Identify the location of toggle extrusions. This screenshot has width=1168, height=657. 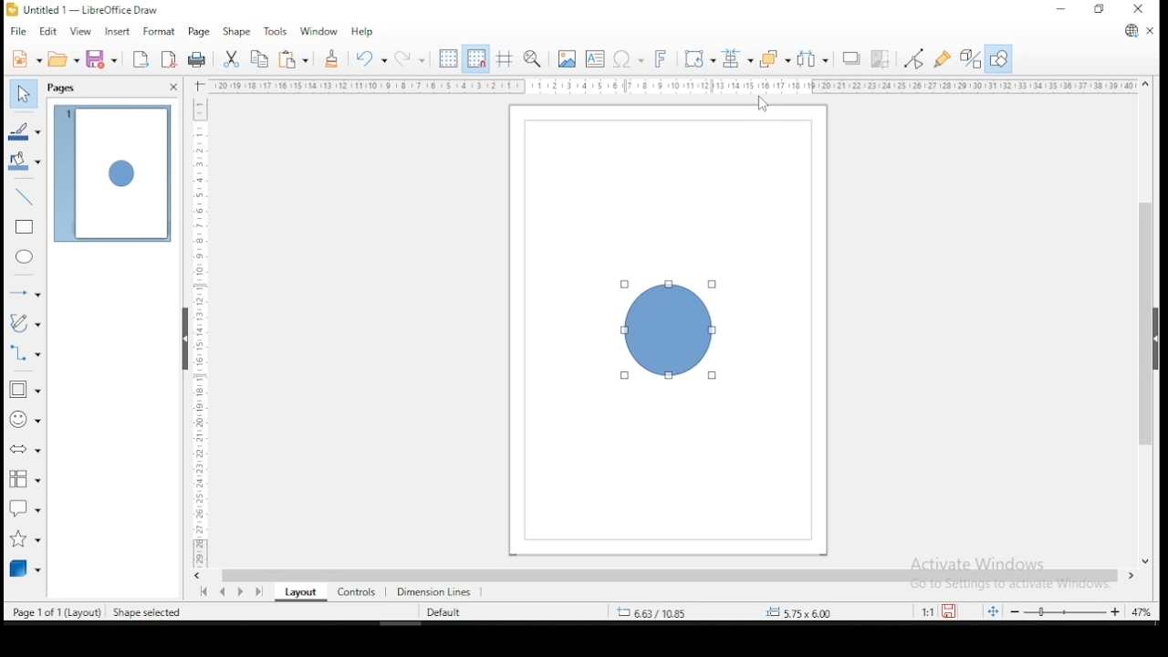
(971, 60).